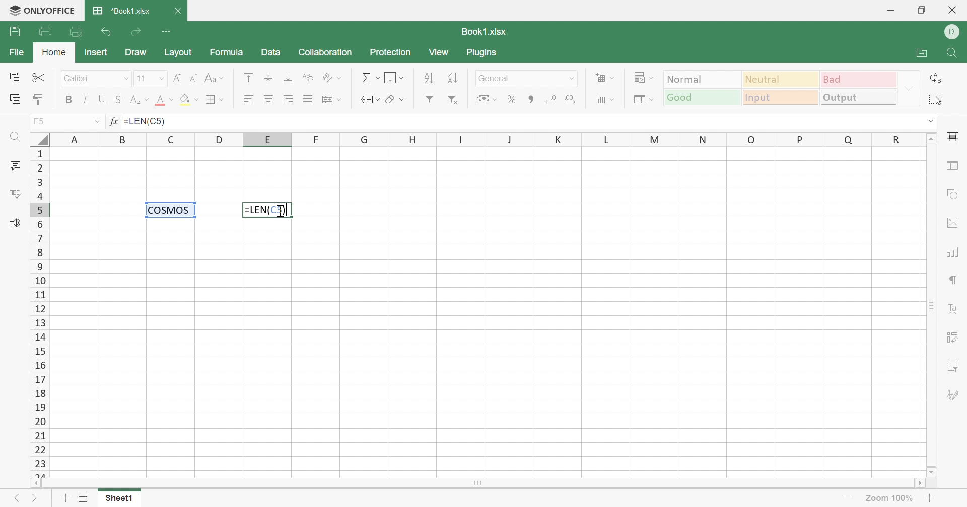 The width and height of the screenshot is (967, 507). Describe the element at coordinates (120, 500) in the screenshot. I see `Sheet1` at that location.